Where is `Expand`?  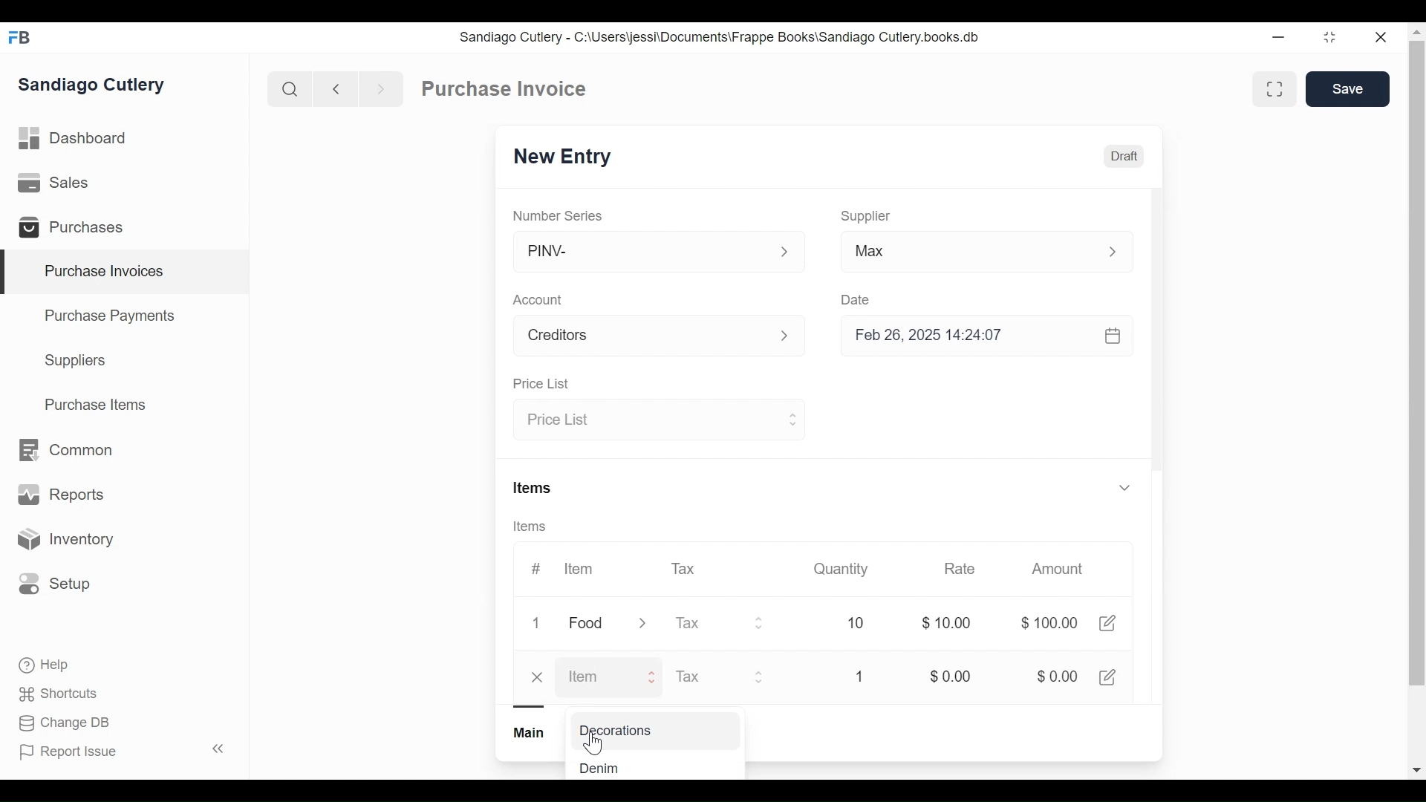 Expand is located at coordinates (762, 677).